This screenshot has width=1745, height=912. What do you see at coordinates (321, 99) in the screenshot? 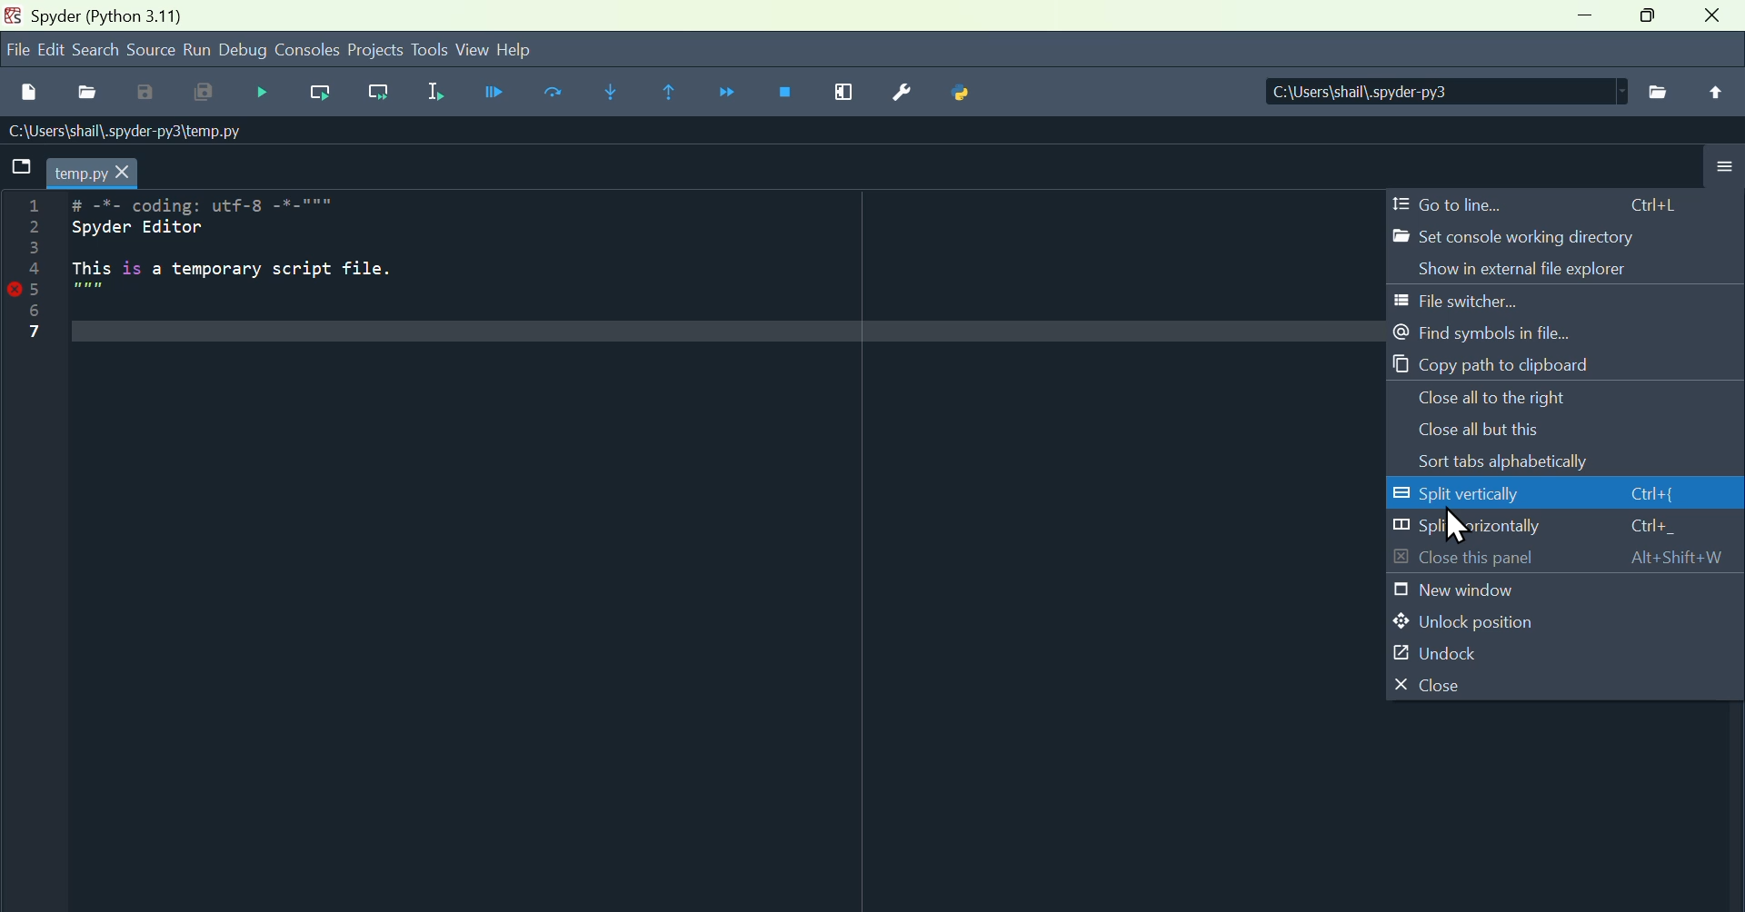
I see `Run current line` at bounding box center [321, 99].